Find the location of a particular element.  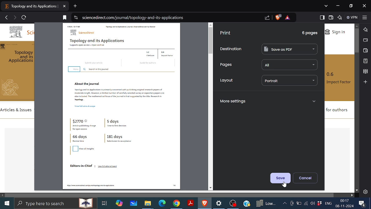

sciencedirect.com/journal/topology-and-its-applications is located at coordinates (132, 17).